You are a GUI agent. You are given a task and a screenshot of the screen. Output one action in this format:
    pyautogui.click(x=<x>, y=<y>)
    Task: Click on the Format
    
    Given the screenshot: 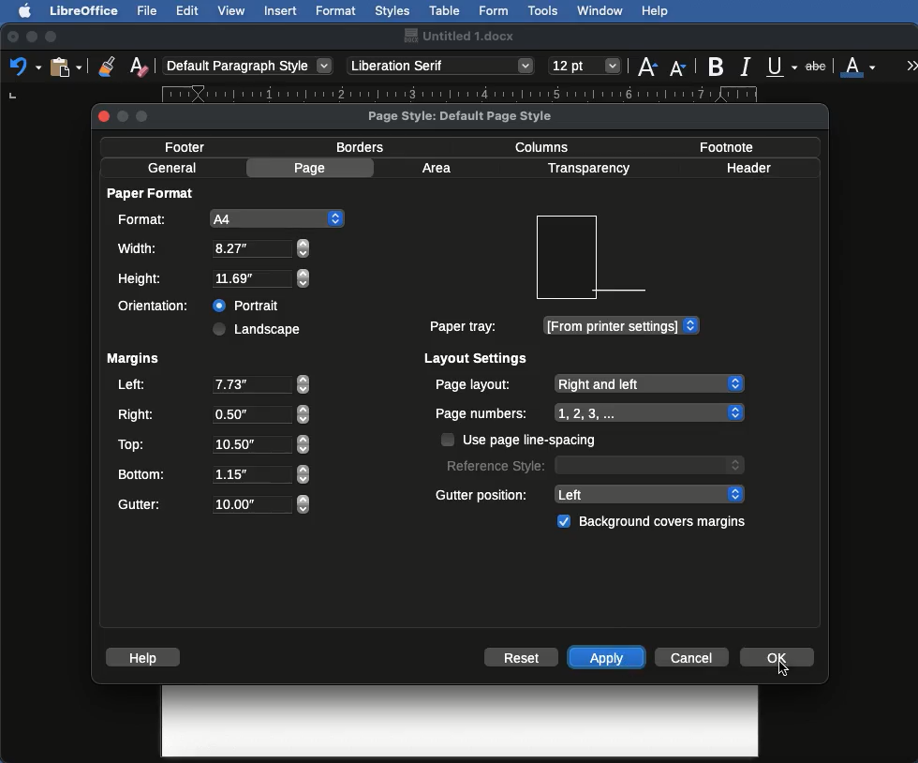 What is the action you would take?
    pyautogui.click(x=337, y=11)
    